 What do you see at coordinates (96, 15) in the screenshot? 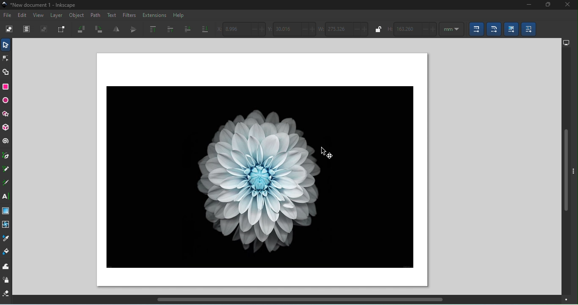
I see `Path` at bounding box center [96, 15].